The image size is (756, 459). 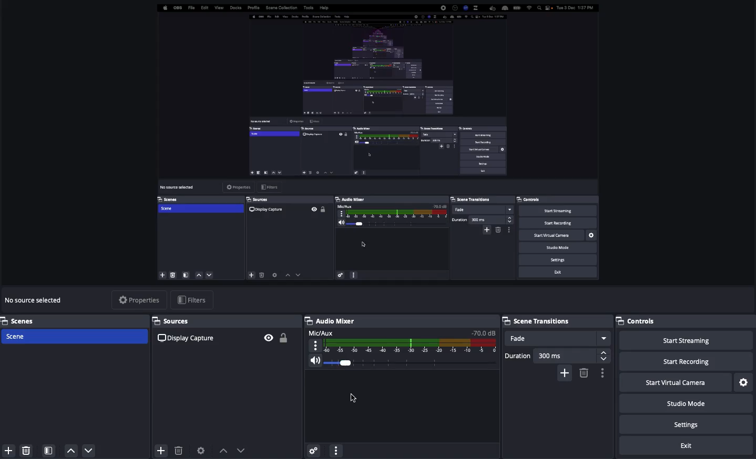 I want to click on Scene Transitions, so click(x=555, y=320).